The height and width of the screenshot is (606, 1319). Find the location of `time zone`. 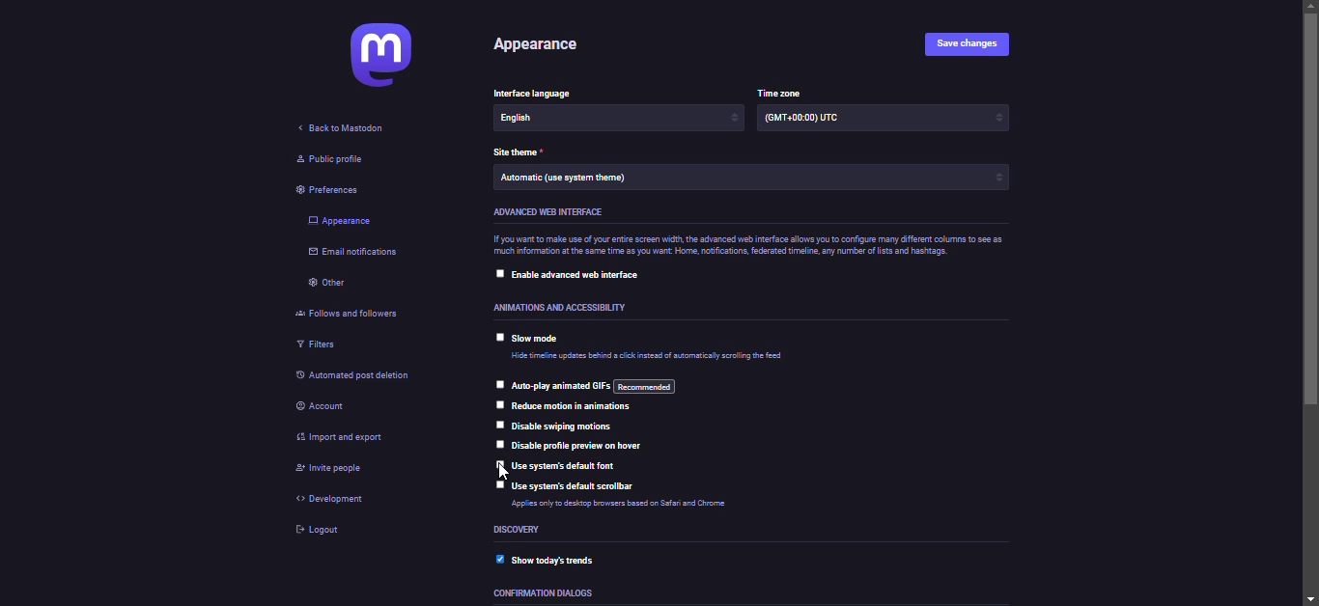

time zone is located at coordinates (779, 91).